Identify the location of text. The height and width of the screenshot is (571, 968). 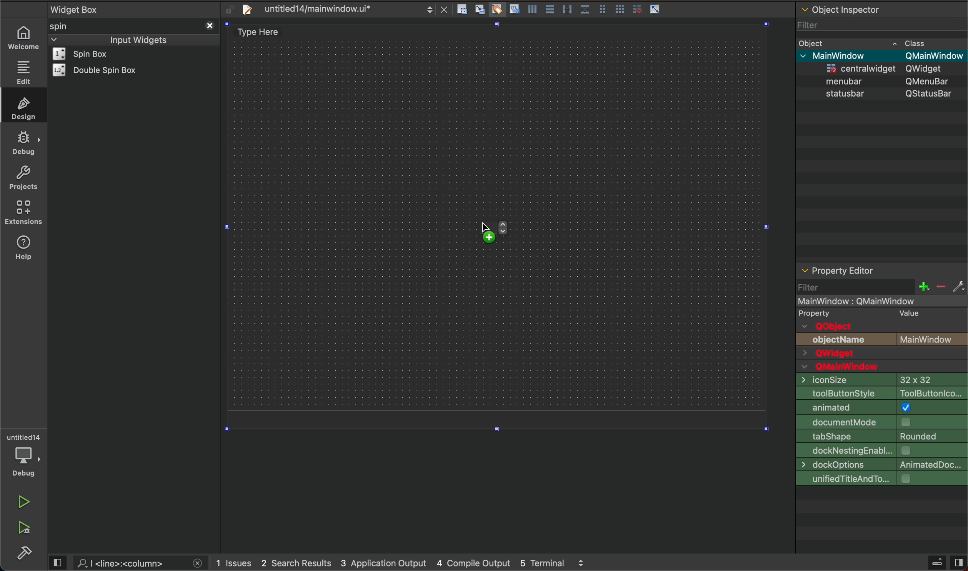
(841, 340).